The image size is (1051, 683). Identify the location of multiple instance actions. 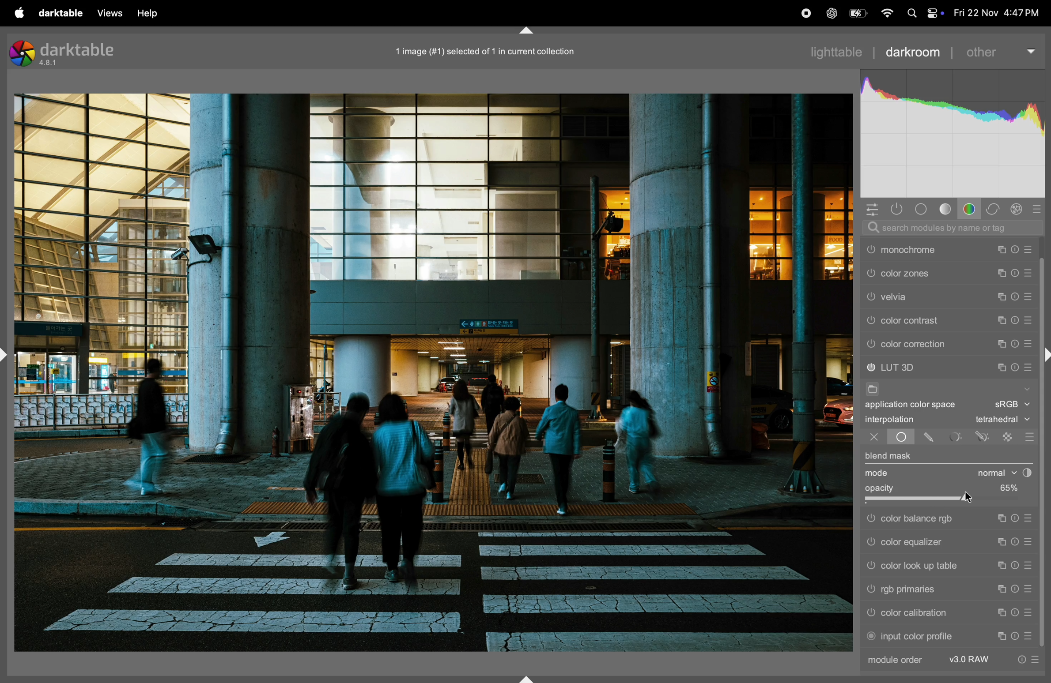
(1001, 613).